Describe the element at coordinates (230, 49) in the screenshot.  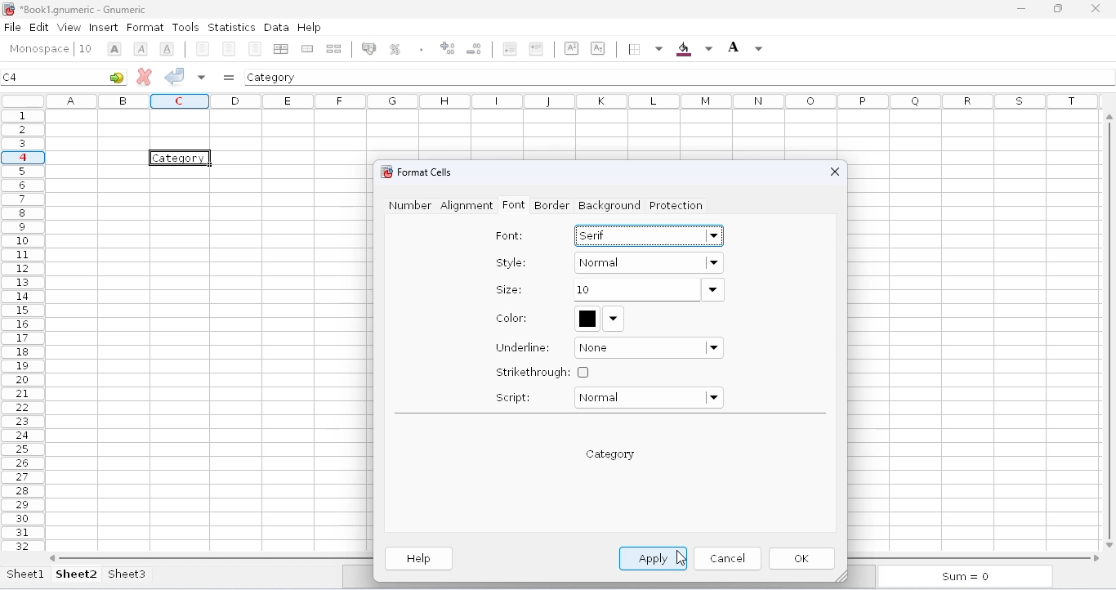
I see `center horizontally` at that location.